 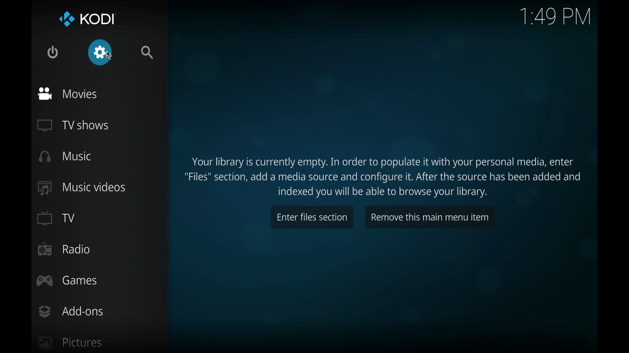 I want to click on quit kodi, so click(x=53, y=52).